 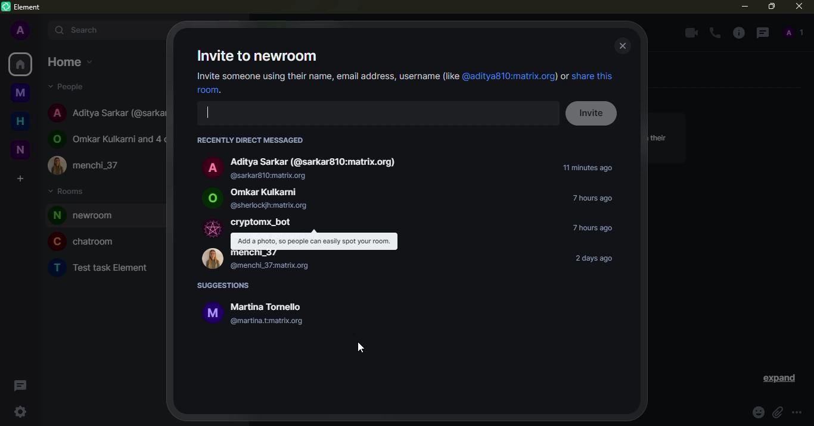 What do you see at coordinates (776, 413) in the screenshot?
I see `attach` at bounding box center [776, 413].